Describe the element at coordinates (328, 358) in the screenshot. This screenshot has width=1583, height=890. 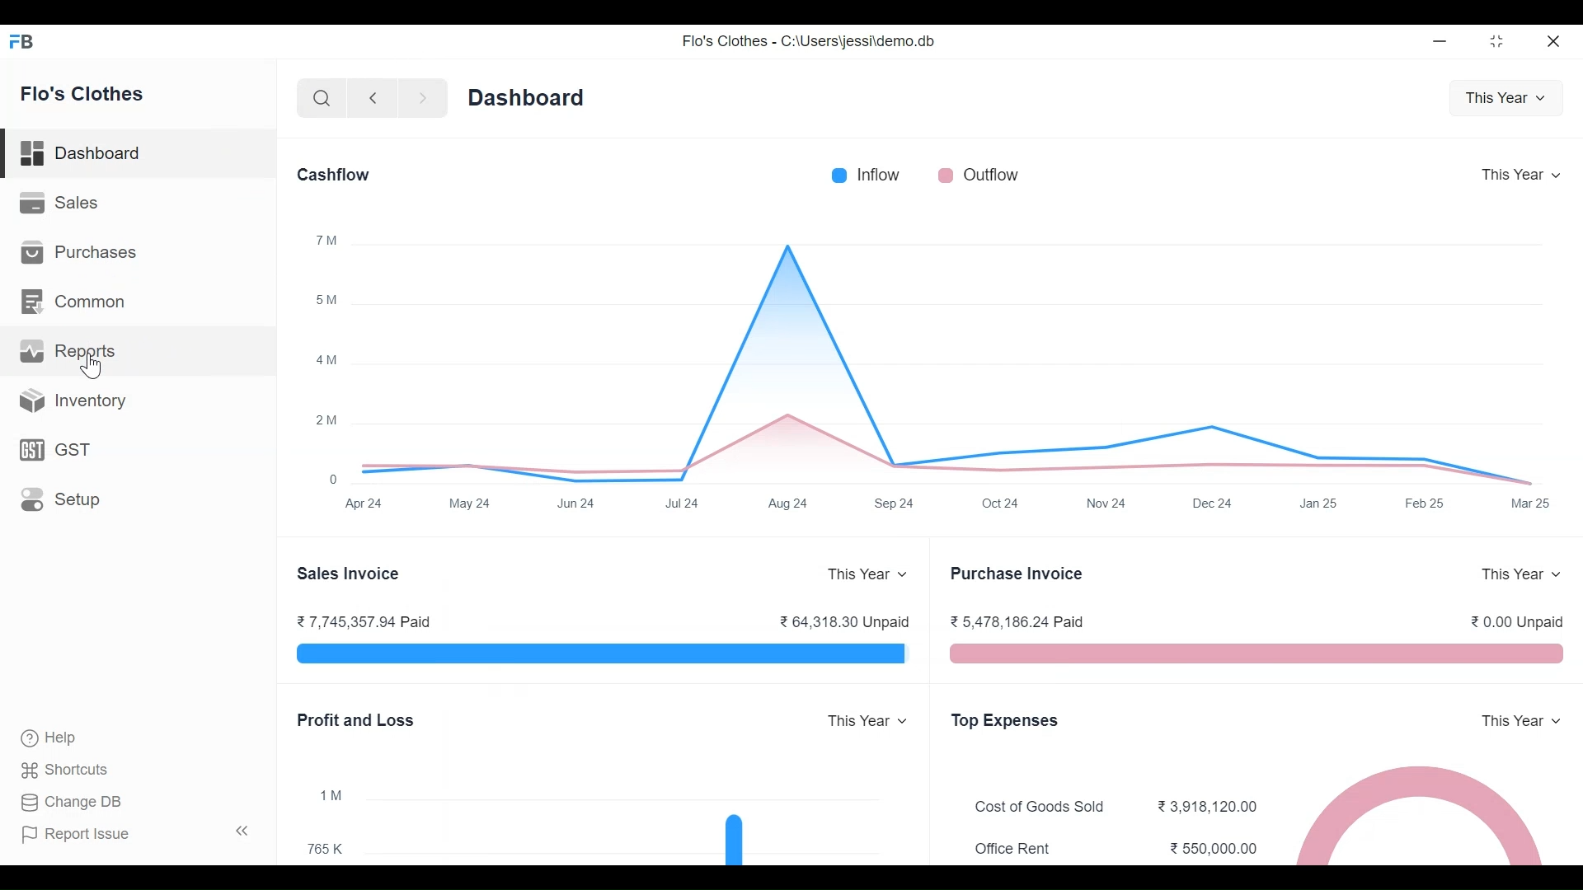
I see `7M 5M 4M 2M 0` at that location.